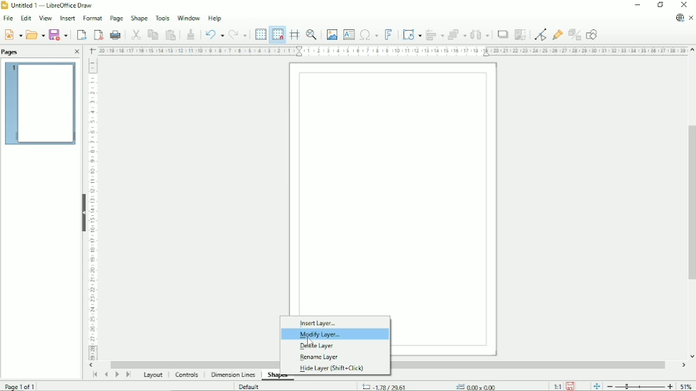 Image resolution: width=696 pixels, height=391 pixels. I want to click on Align objects, so click(435, 34).